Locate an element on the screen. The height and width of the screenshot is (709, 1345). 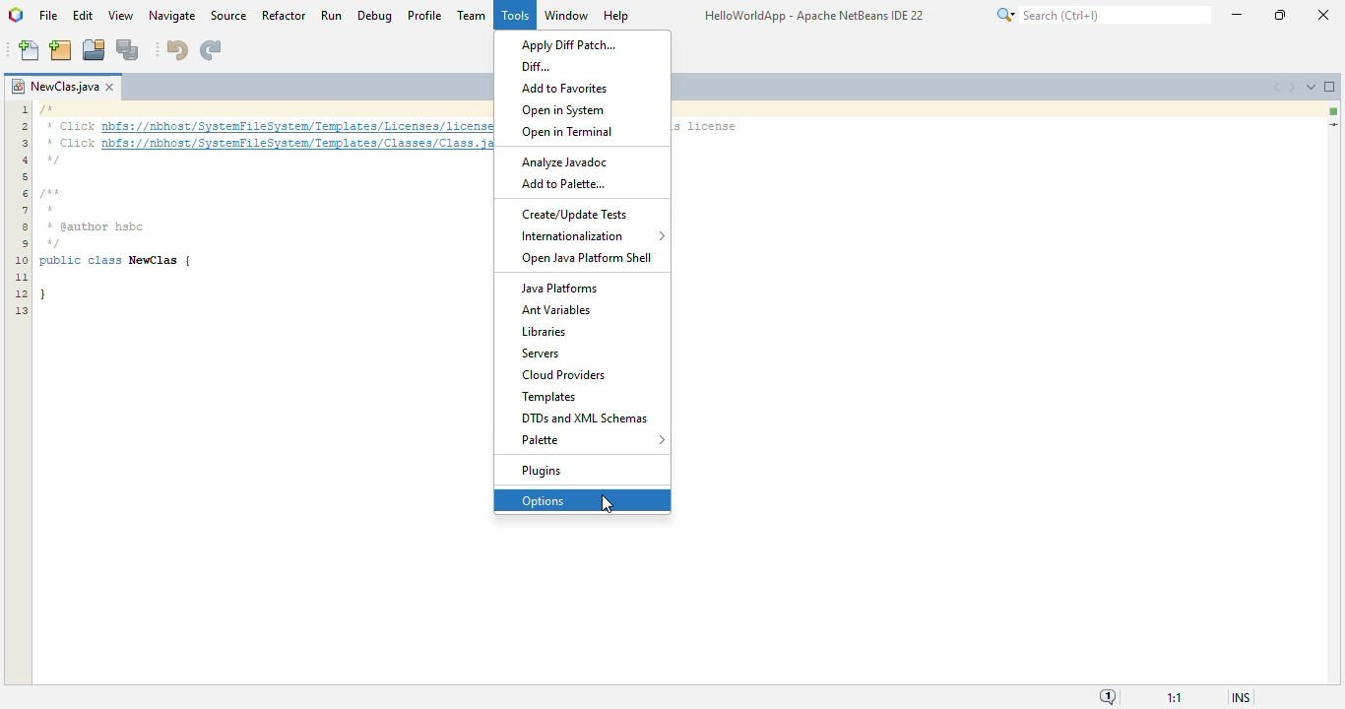
run is located at coordinates (331, 15).